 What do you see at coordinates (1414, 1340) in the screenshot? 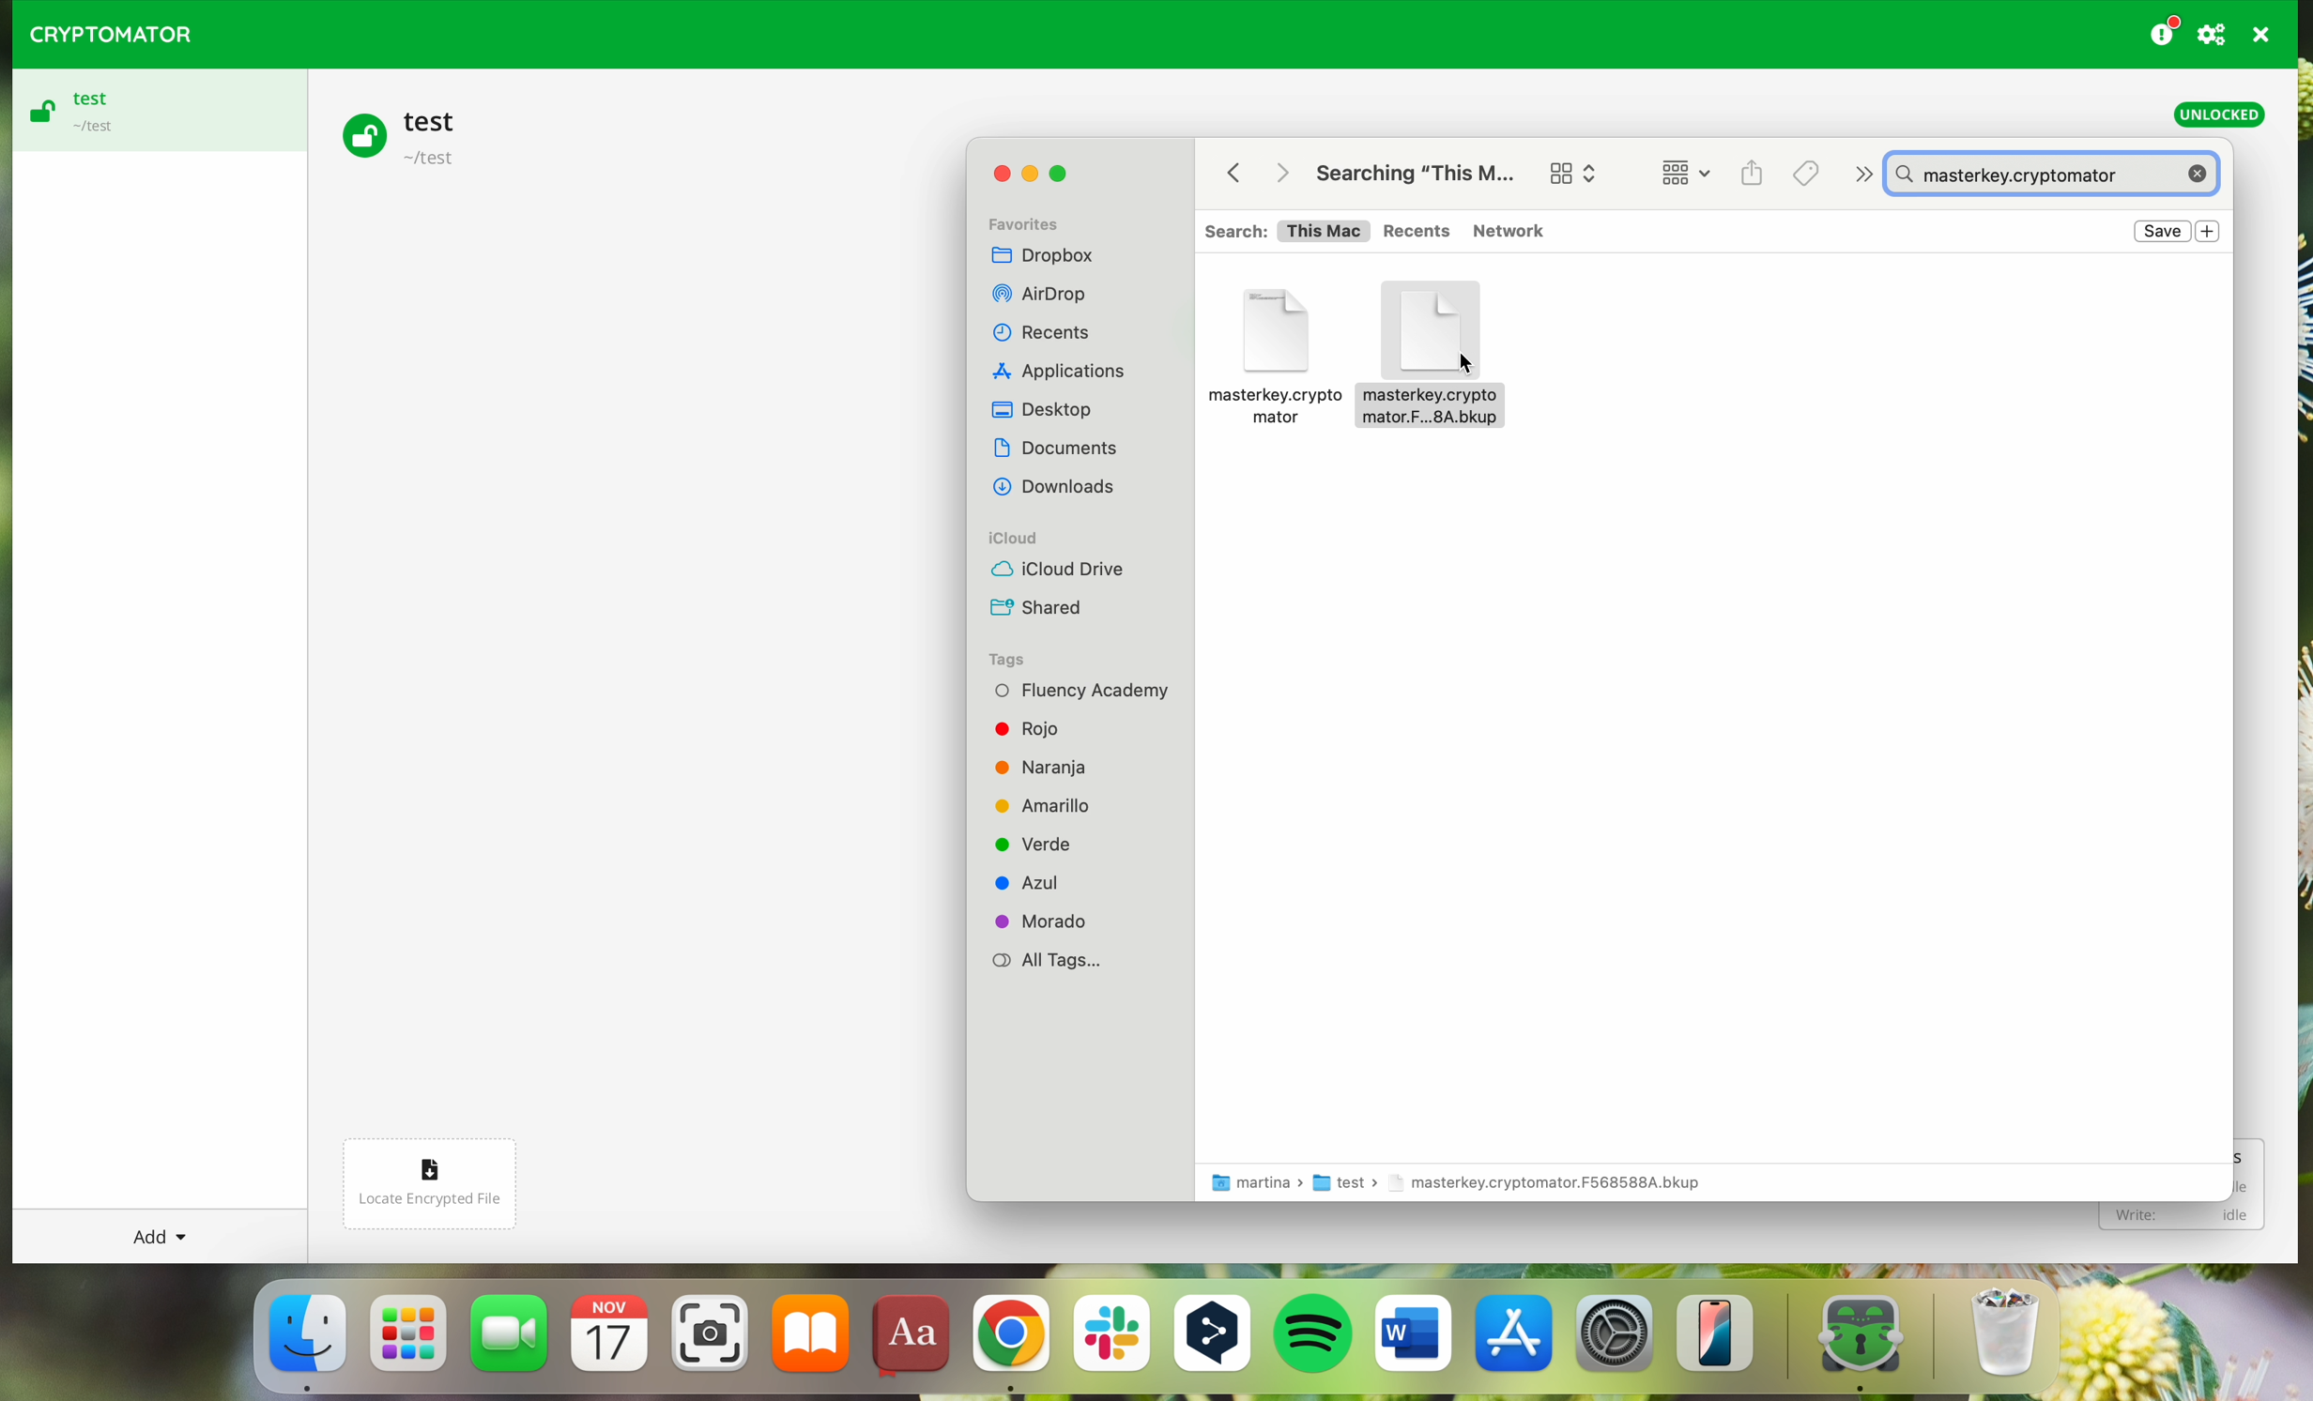
I see `Microsoft Word` at bounding box center [1414, 1340].